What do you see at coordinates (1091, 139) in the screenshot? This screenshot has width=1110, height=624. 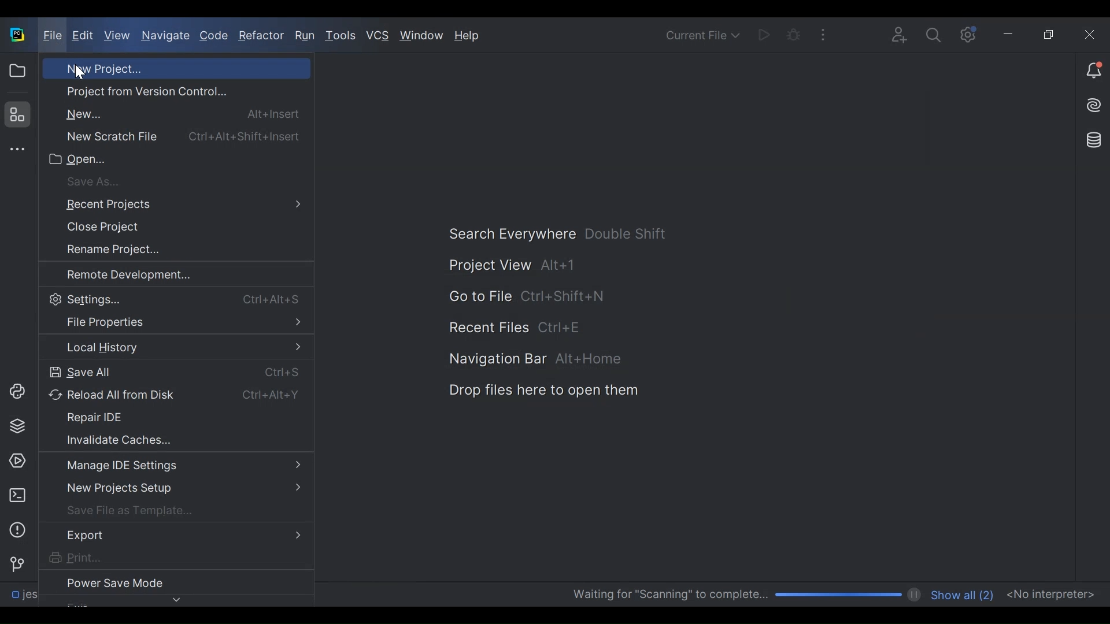 I see `Database` at bounding box center [1091, 139].